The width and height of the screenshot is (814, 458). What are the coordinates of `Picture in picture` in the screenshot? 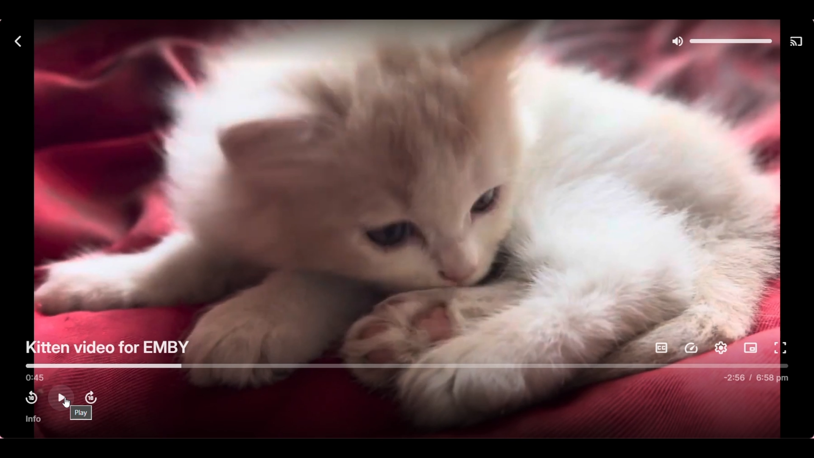 It's located at (750, 348).